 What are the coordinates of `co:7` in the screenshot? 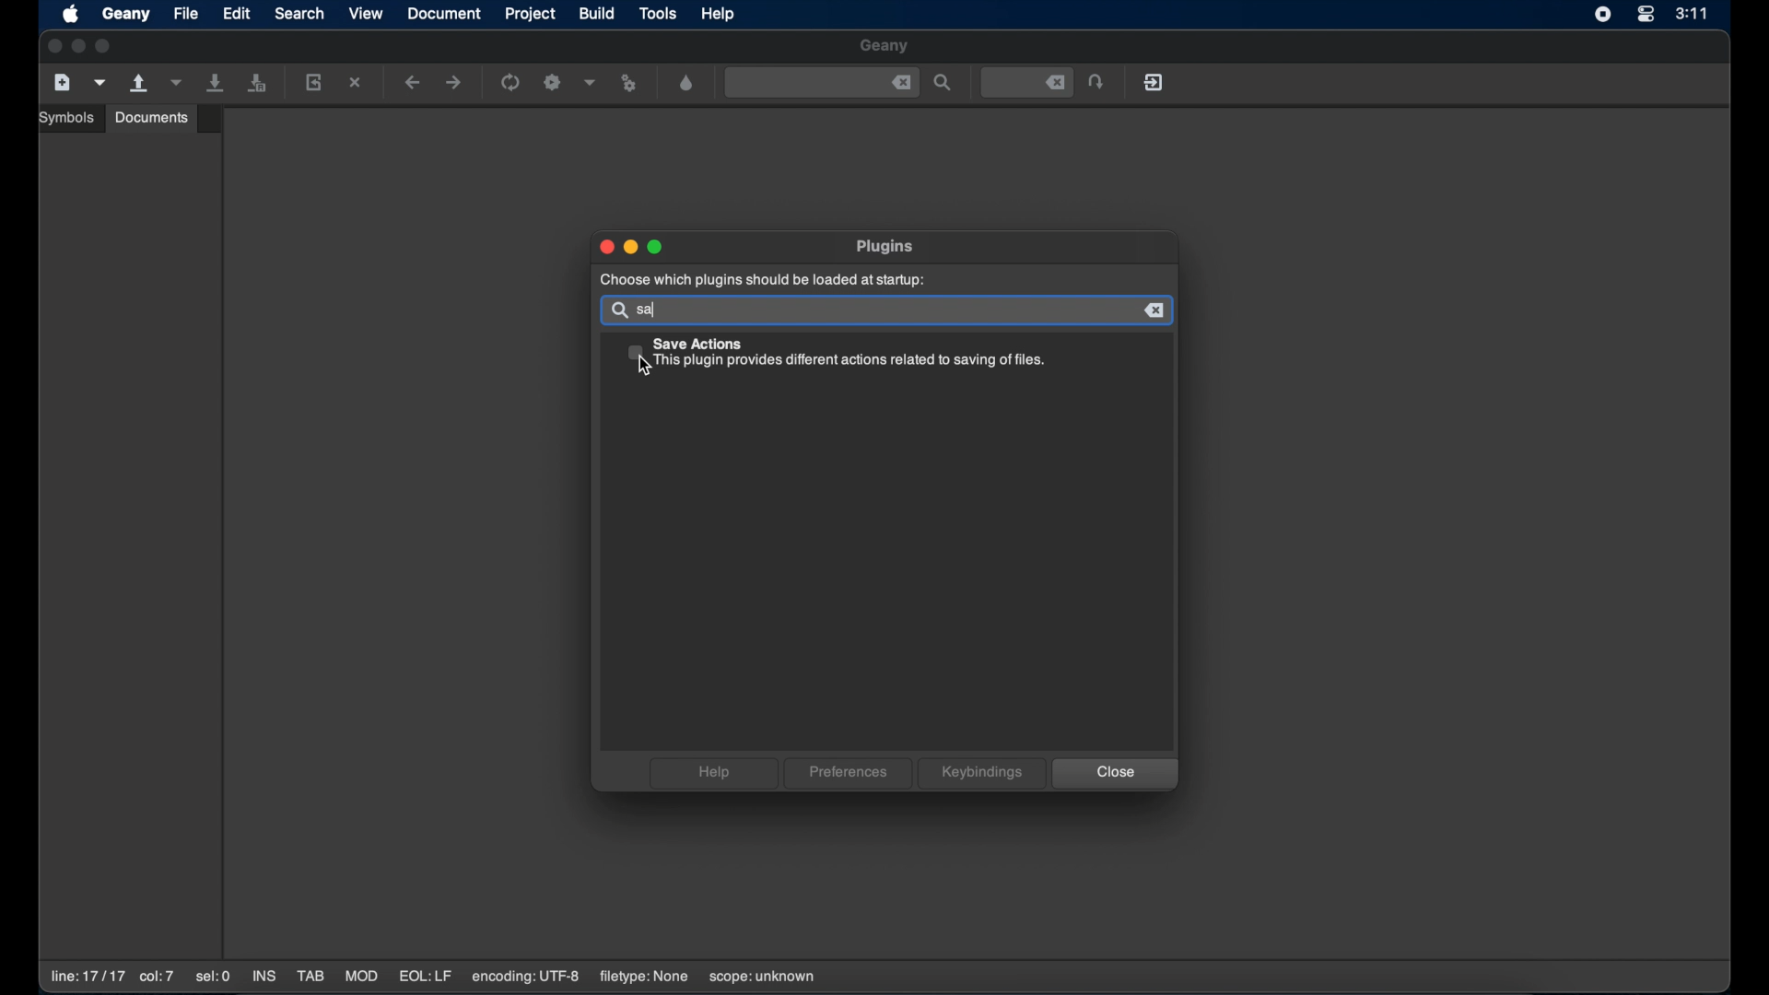 It's located at (156, 977).